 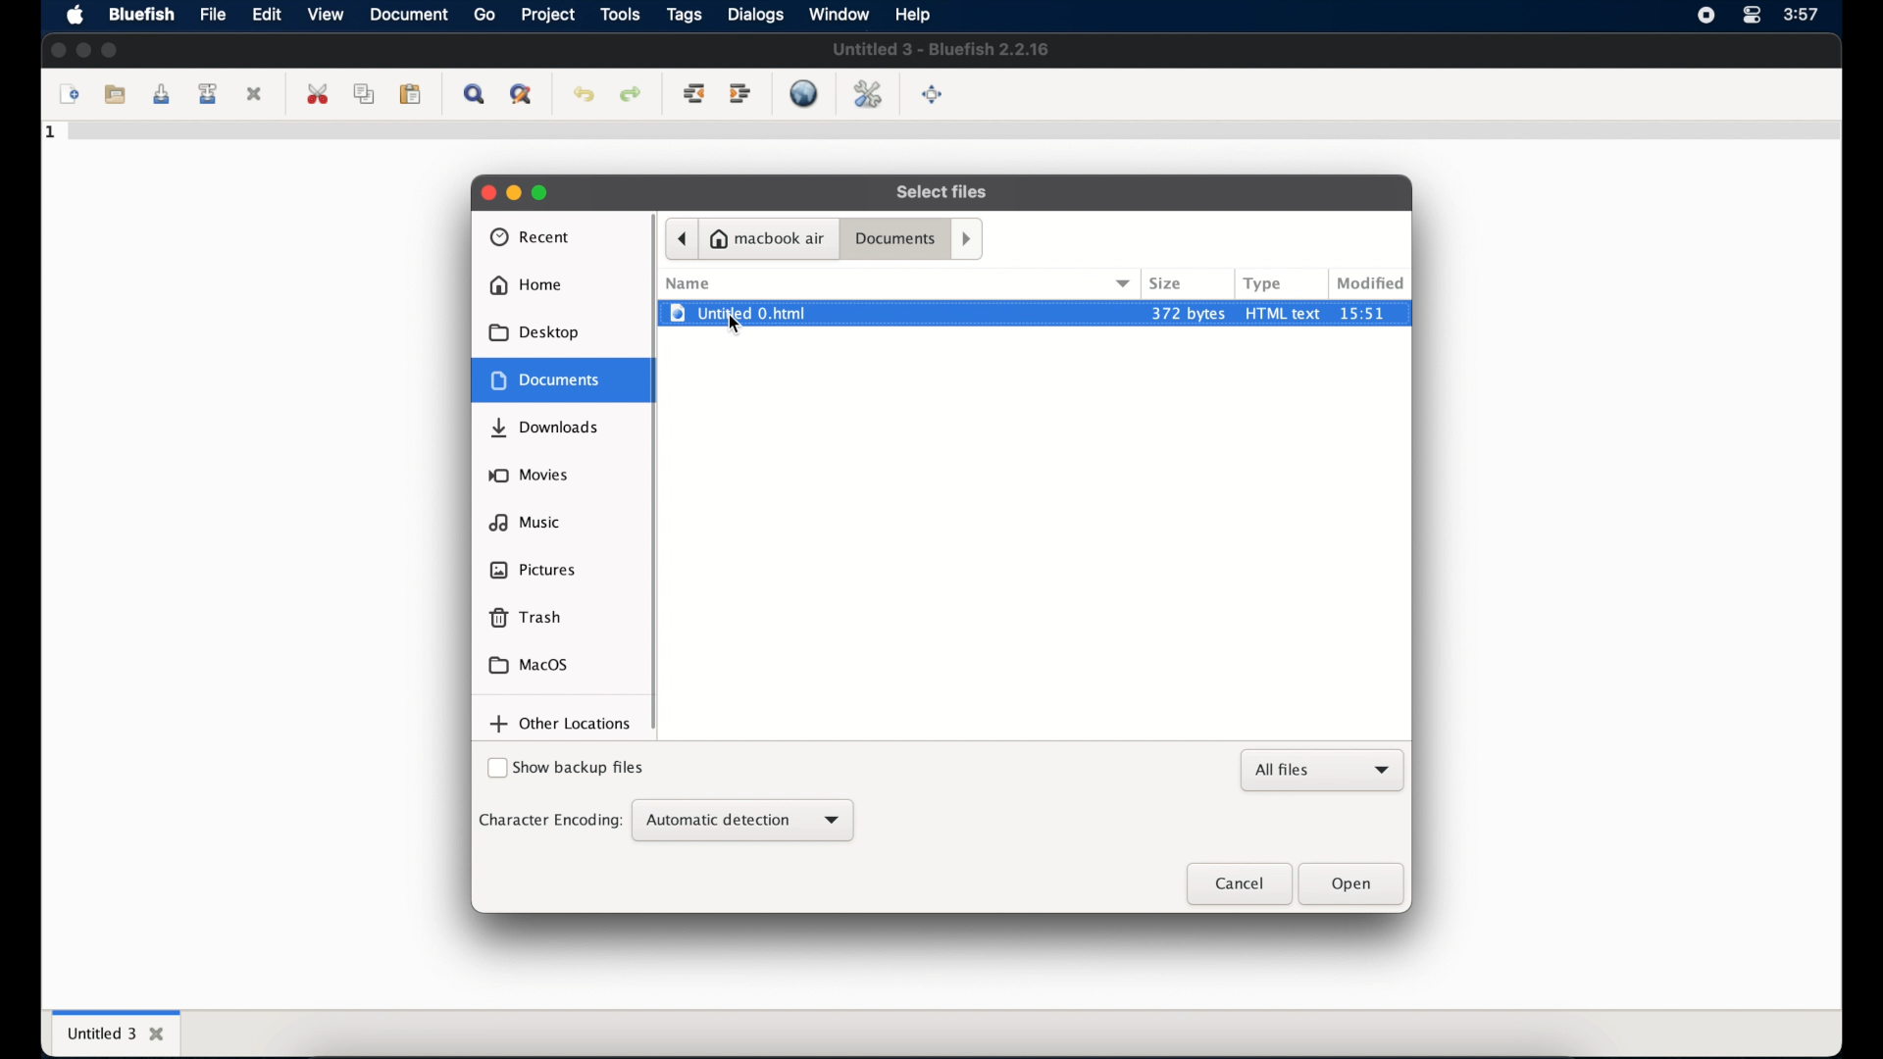 I want to click on redo, so click(x=630, y=95).